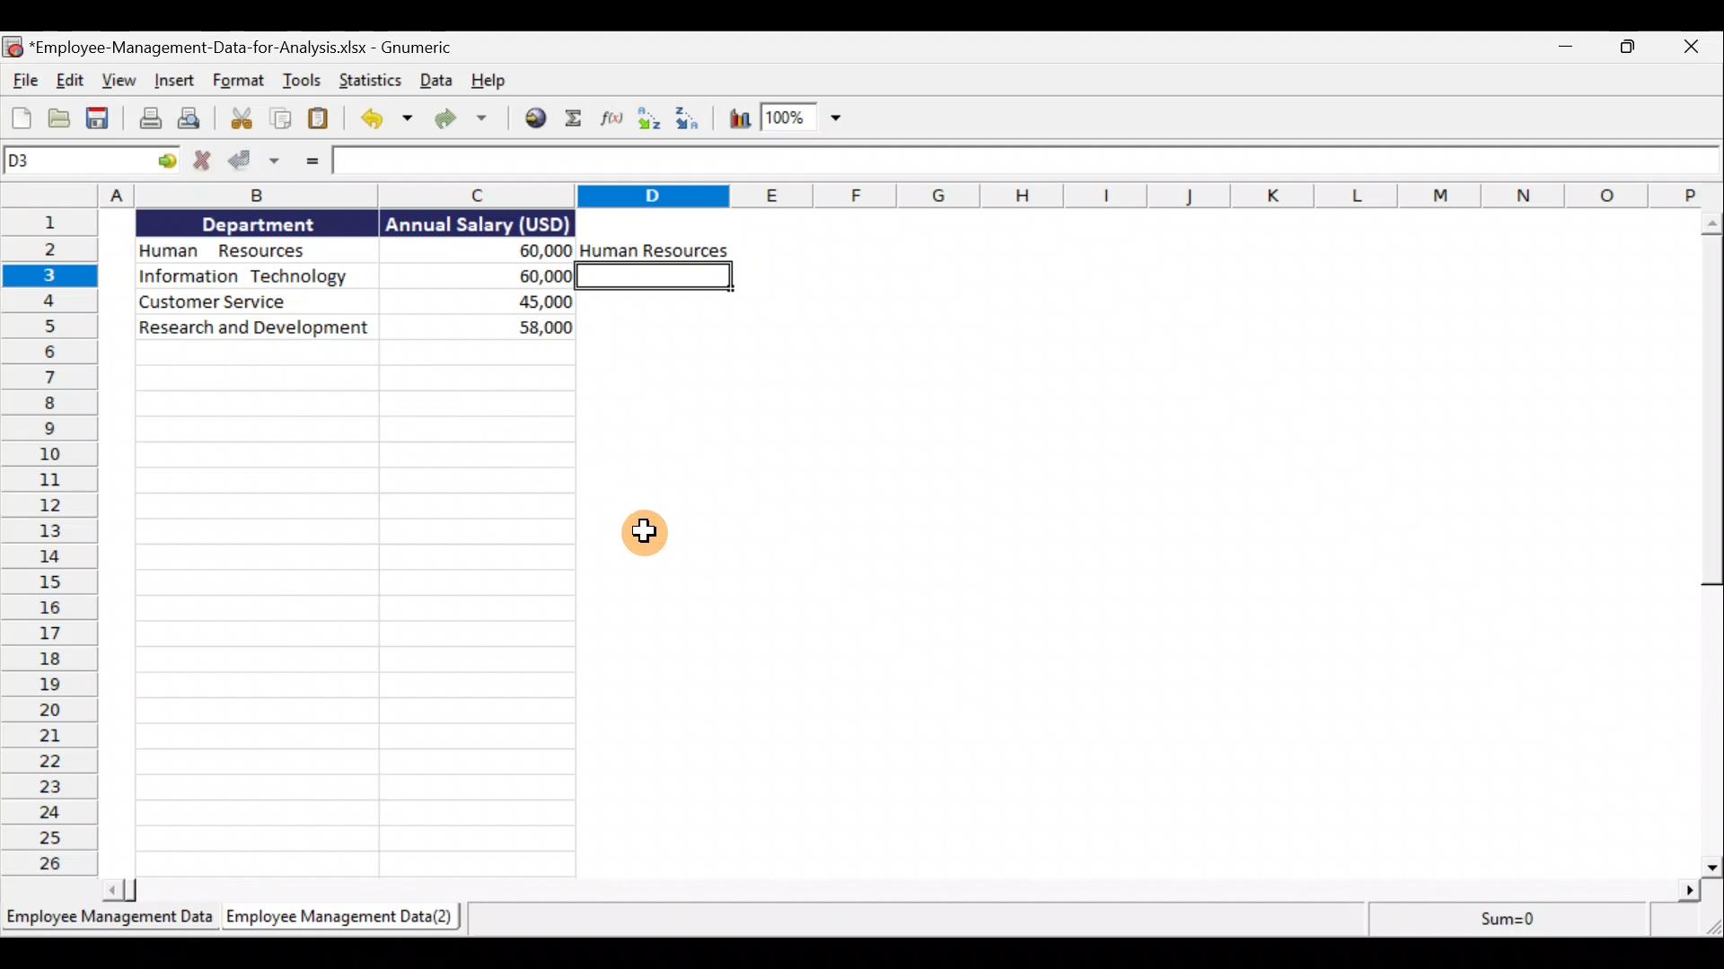 This screenshot has height=969, width=1724. Describe the element at coordinates (388, 120) in the screenshot. I see `Undo the last action` at that location.